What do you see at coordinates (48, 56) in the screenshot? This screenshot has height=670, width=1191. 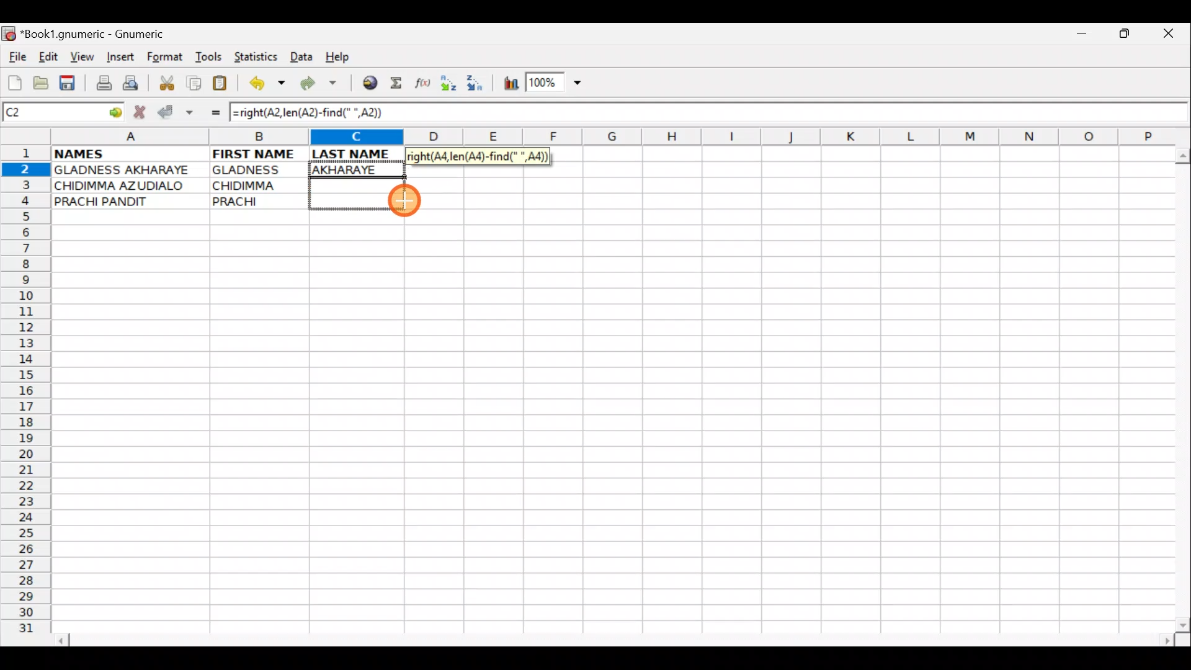 I see `Edit` at bounding box center [48, 56].